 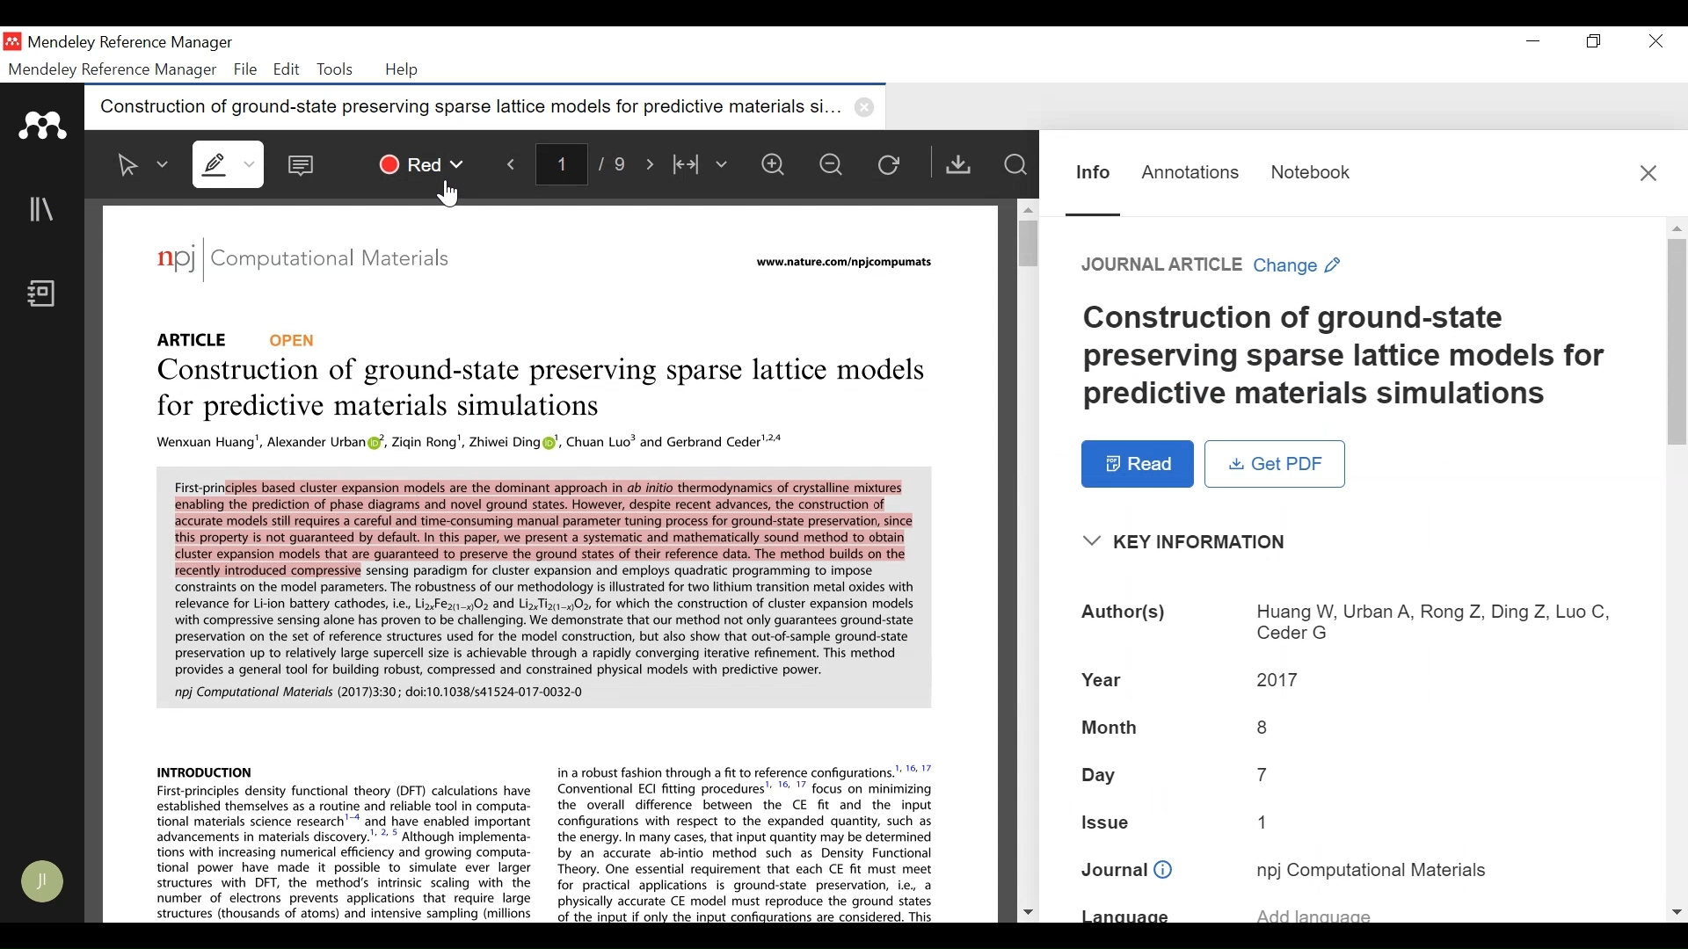 What do you see at coordinates (1165, 265) in the screenshot?
I see `Reference Type` at bounding box center [1165, 265].